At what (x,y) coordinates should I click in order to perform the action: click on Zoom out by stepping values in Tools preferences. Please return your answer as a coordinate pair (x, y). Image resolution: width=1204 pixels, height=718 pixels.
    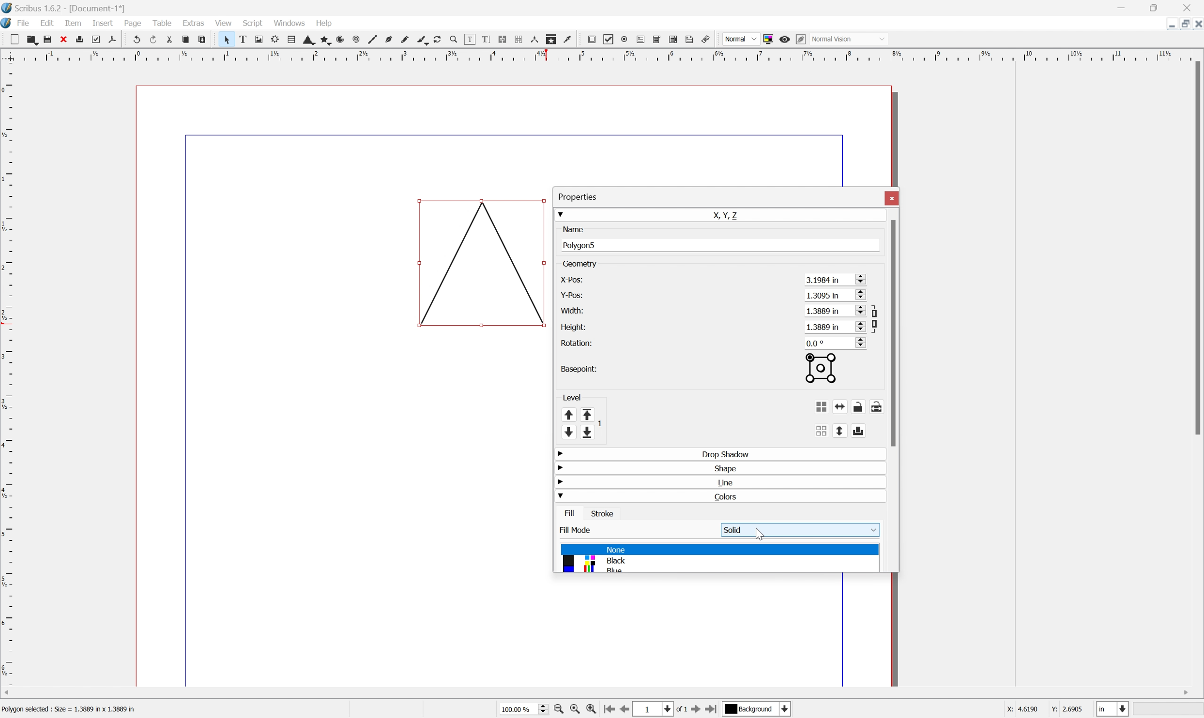
    Looking at the image, I should click on (559, 710).